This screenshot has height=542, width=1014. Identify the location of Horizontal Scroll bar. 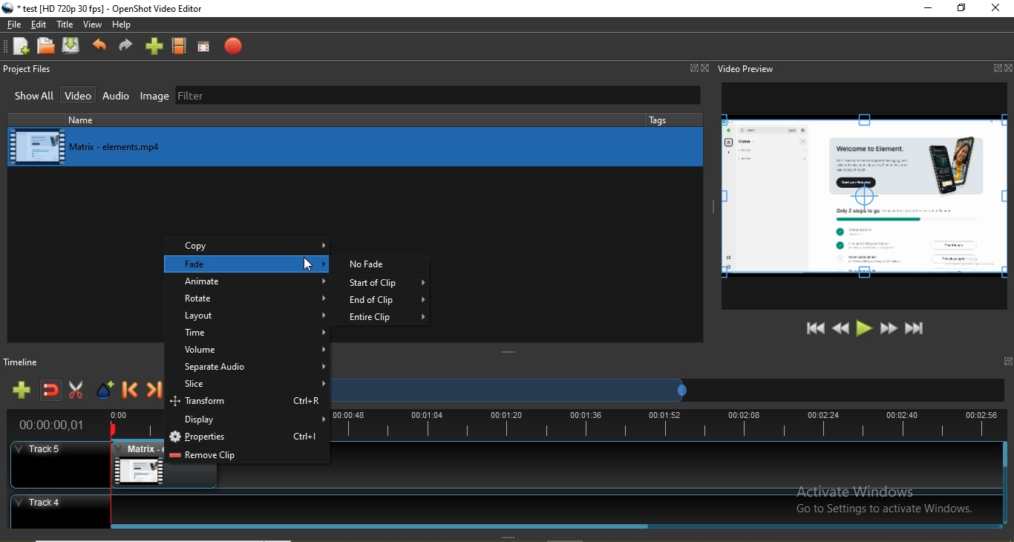
(386, 529).